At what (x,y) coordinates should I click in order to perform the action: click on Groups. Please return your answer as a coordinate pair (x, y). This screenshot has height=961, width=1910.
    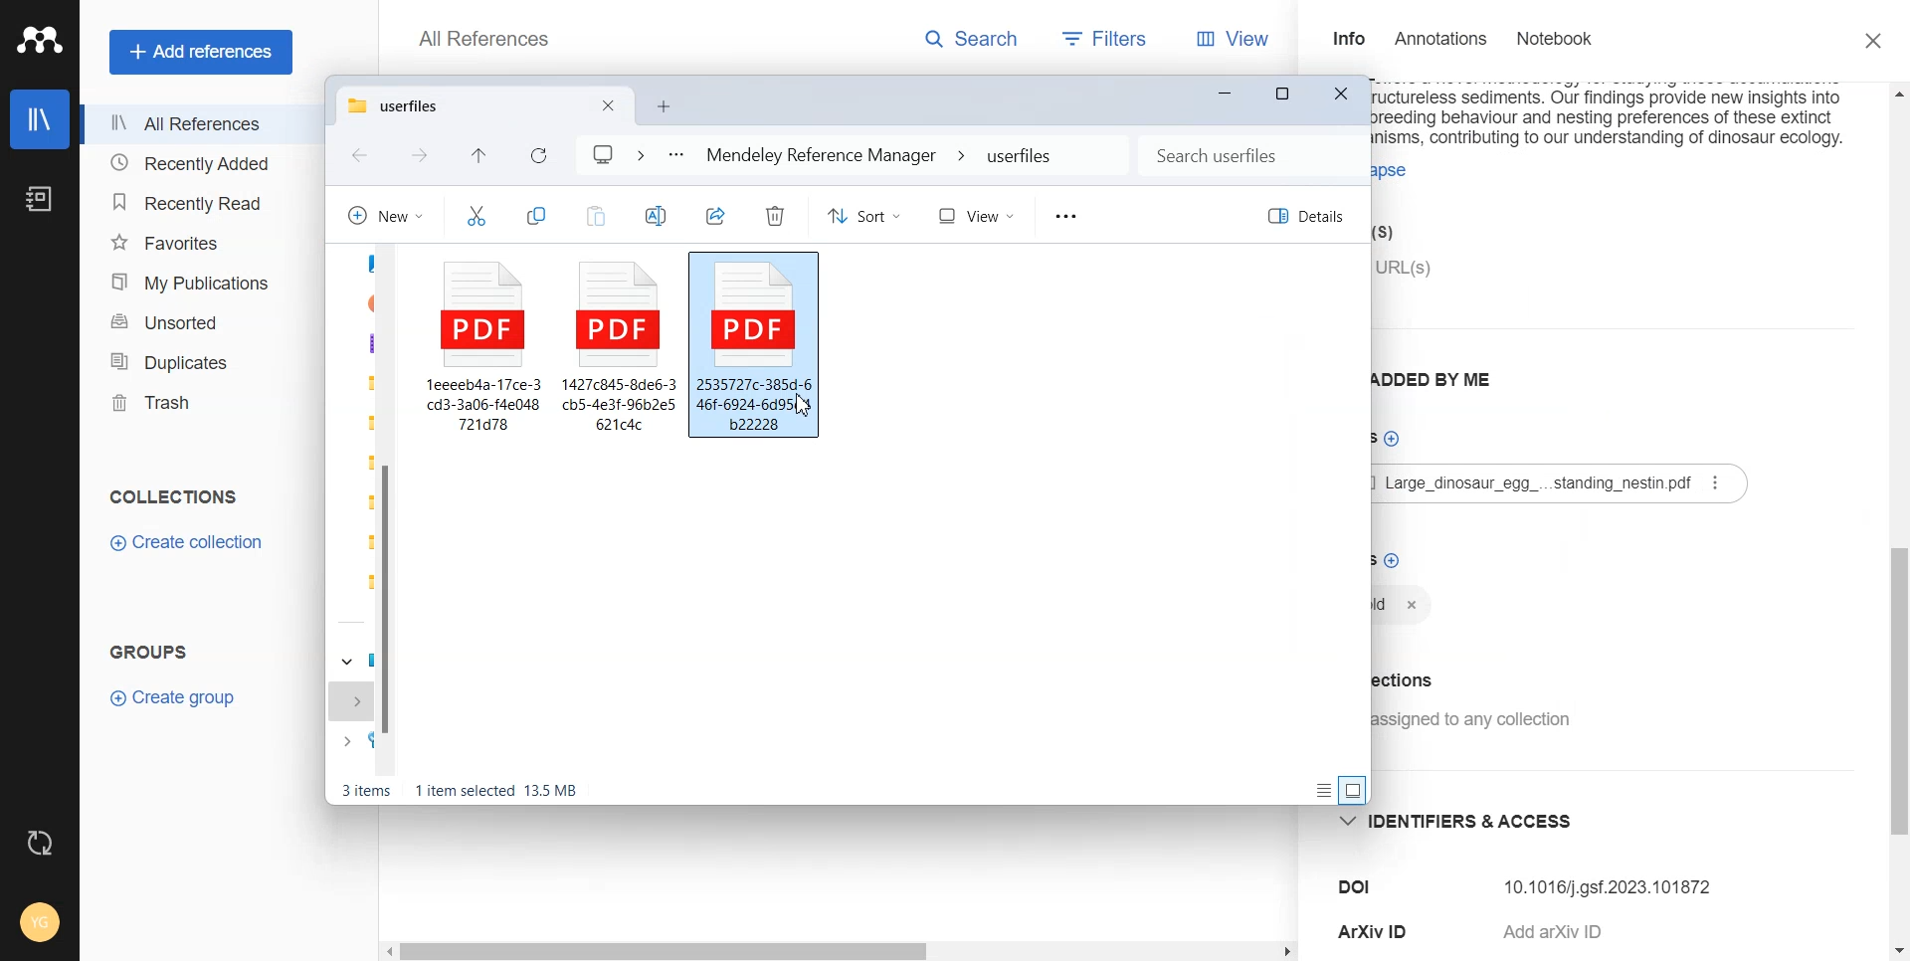
    Looking at the image, I should click on (147, 651).